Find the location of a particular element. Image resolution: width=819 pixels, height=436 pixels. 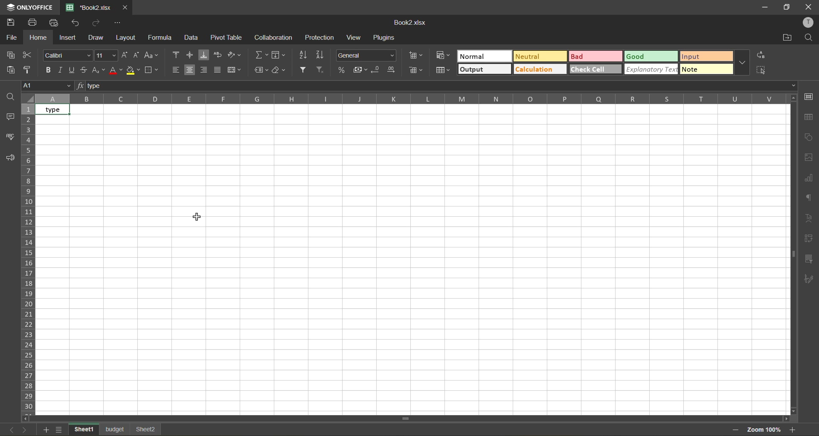

increase decimal is located at coordinates (393, 71).